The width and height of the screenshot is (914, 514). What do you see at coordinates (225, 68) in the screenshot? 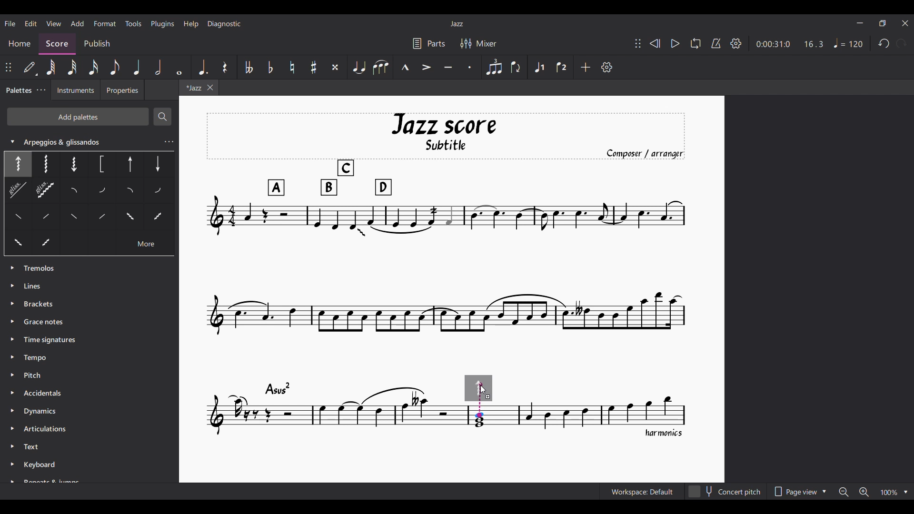
I see `Rest` at bounding box center [225, 68].